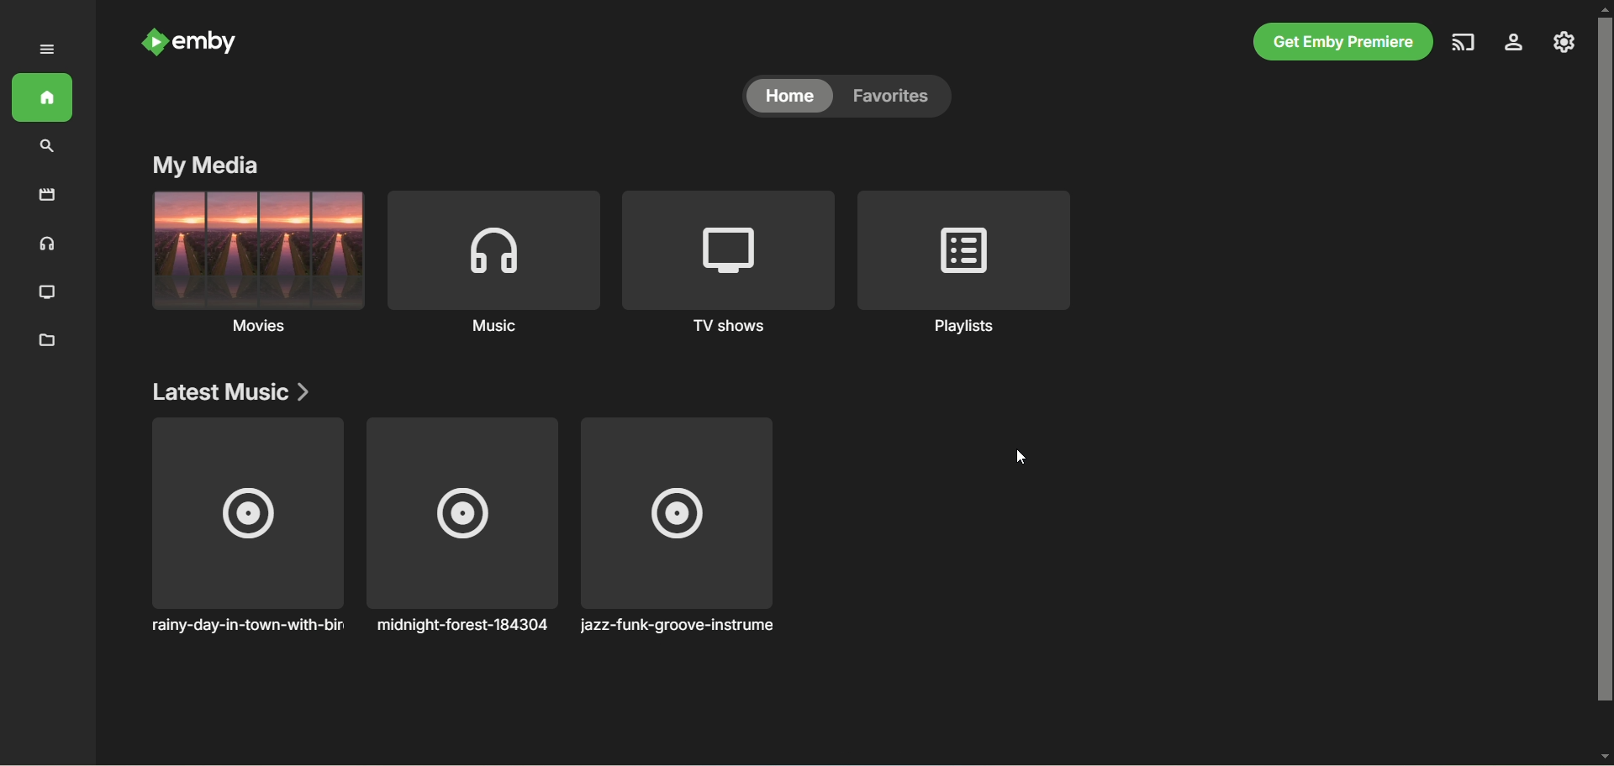 The width and height of the screenshot is (1614, 766). What do you see at coordinates (899, 96) in the screenshot?
I see `favorites` at bounding box center [899, 96].